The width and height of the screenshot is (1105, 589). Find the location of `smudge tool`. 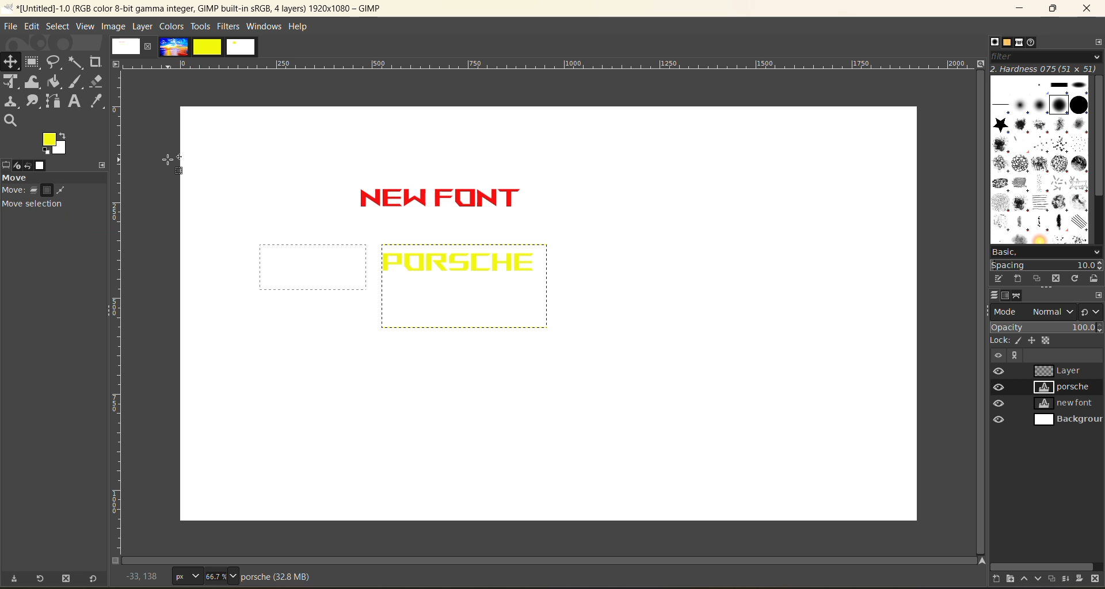

smudge tool is located at coordinates (33, 101).